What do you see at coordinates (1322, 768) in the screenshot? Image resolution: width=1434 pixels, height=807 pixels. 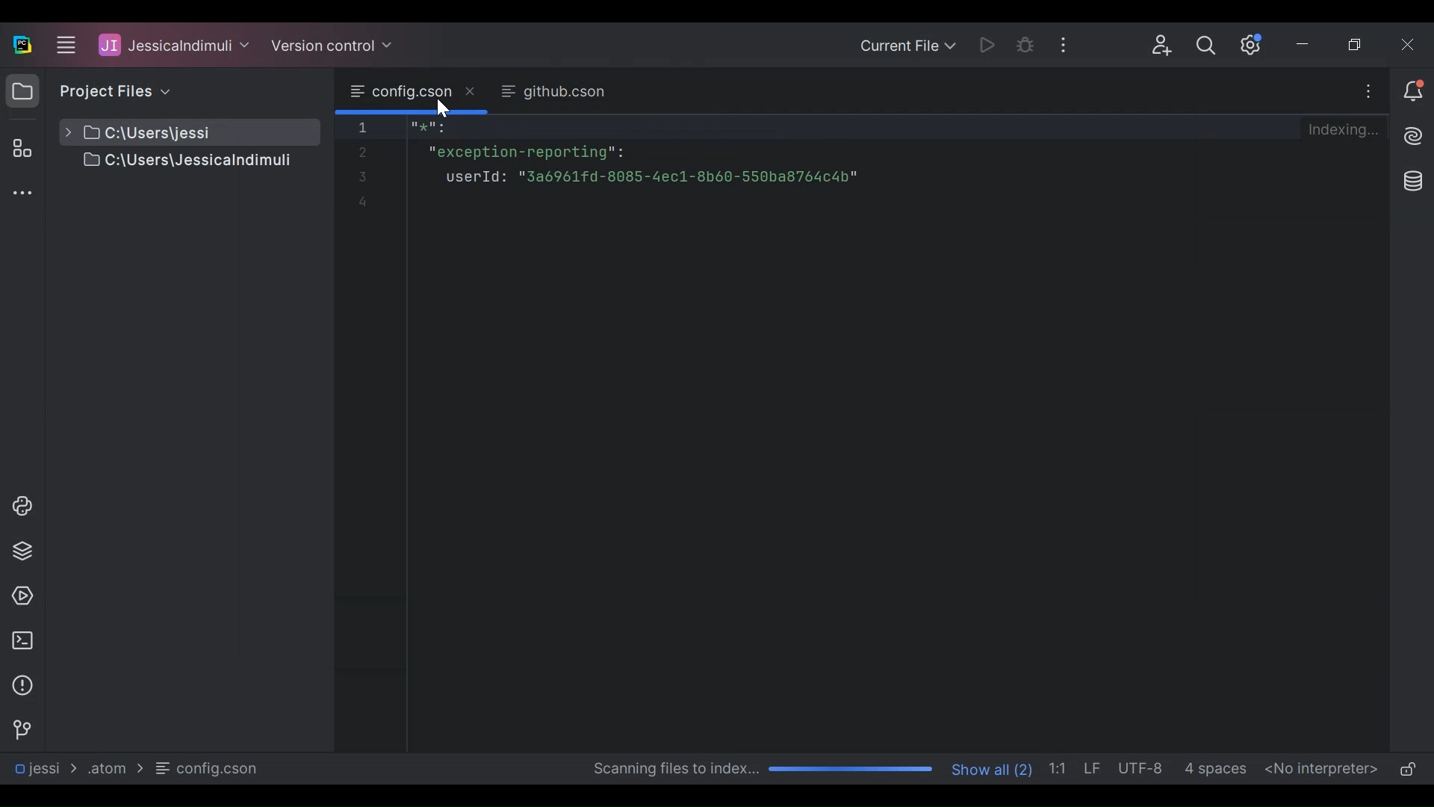 I see `No interpreters` at bounding box center [1322, 768].